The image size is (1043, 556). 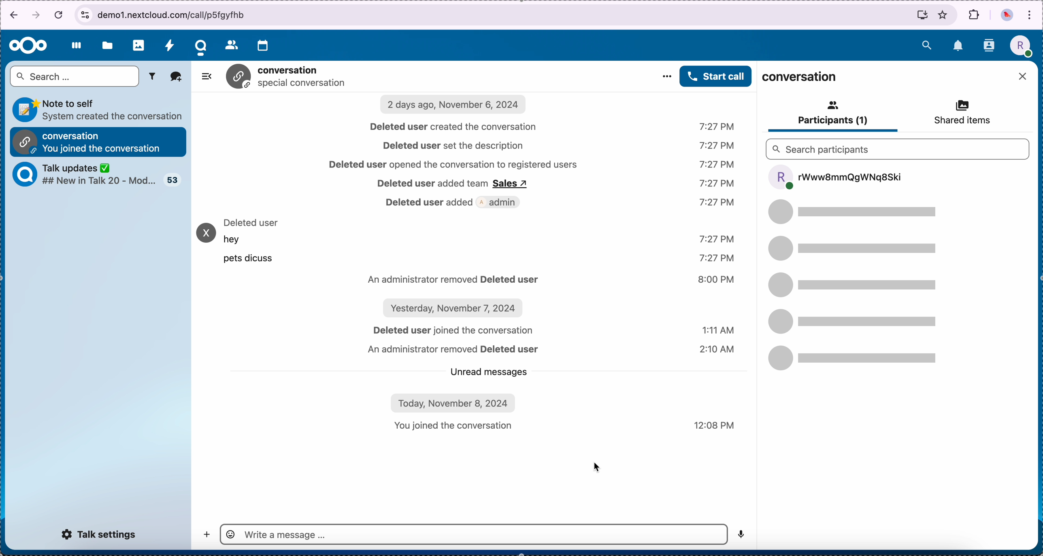 I want to click on other participants, so click(x=858, y=285).